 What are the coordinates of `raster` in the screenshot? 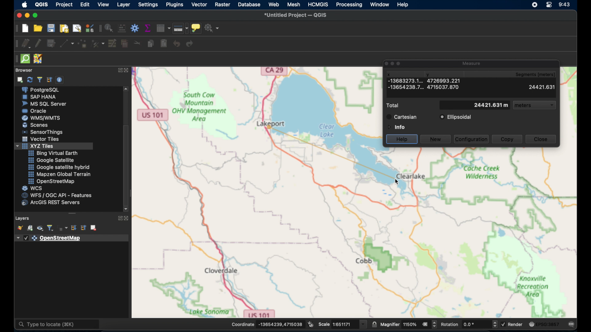 It's located at (222, 4).